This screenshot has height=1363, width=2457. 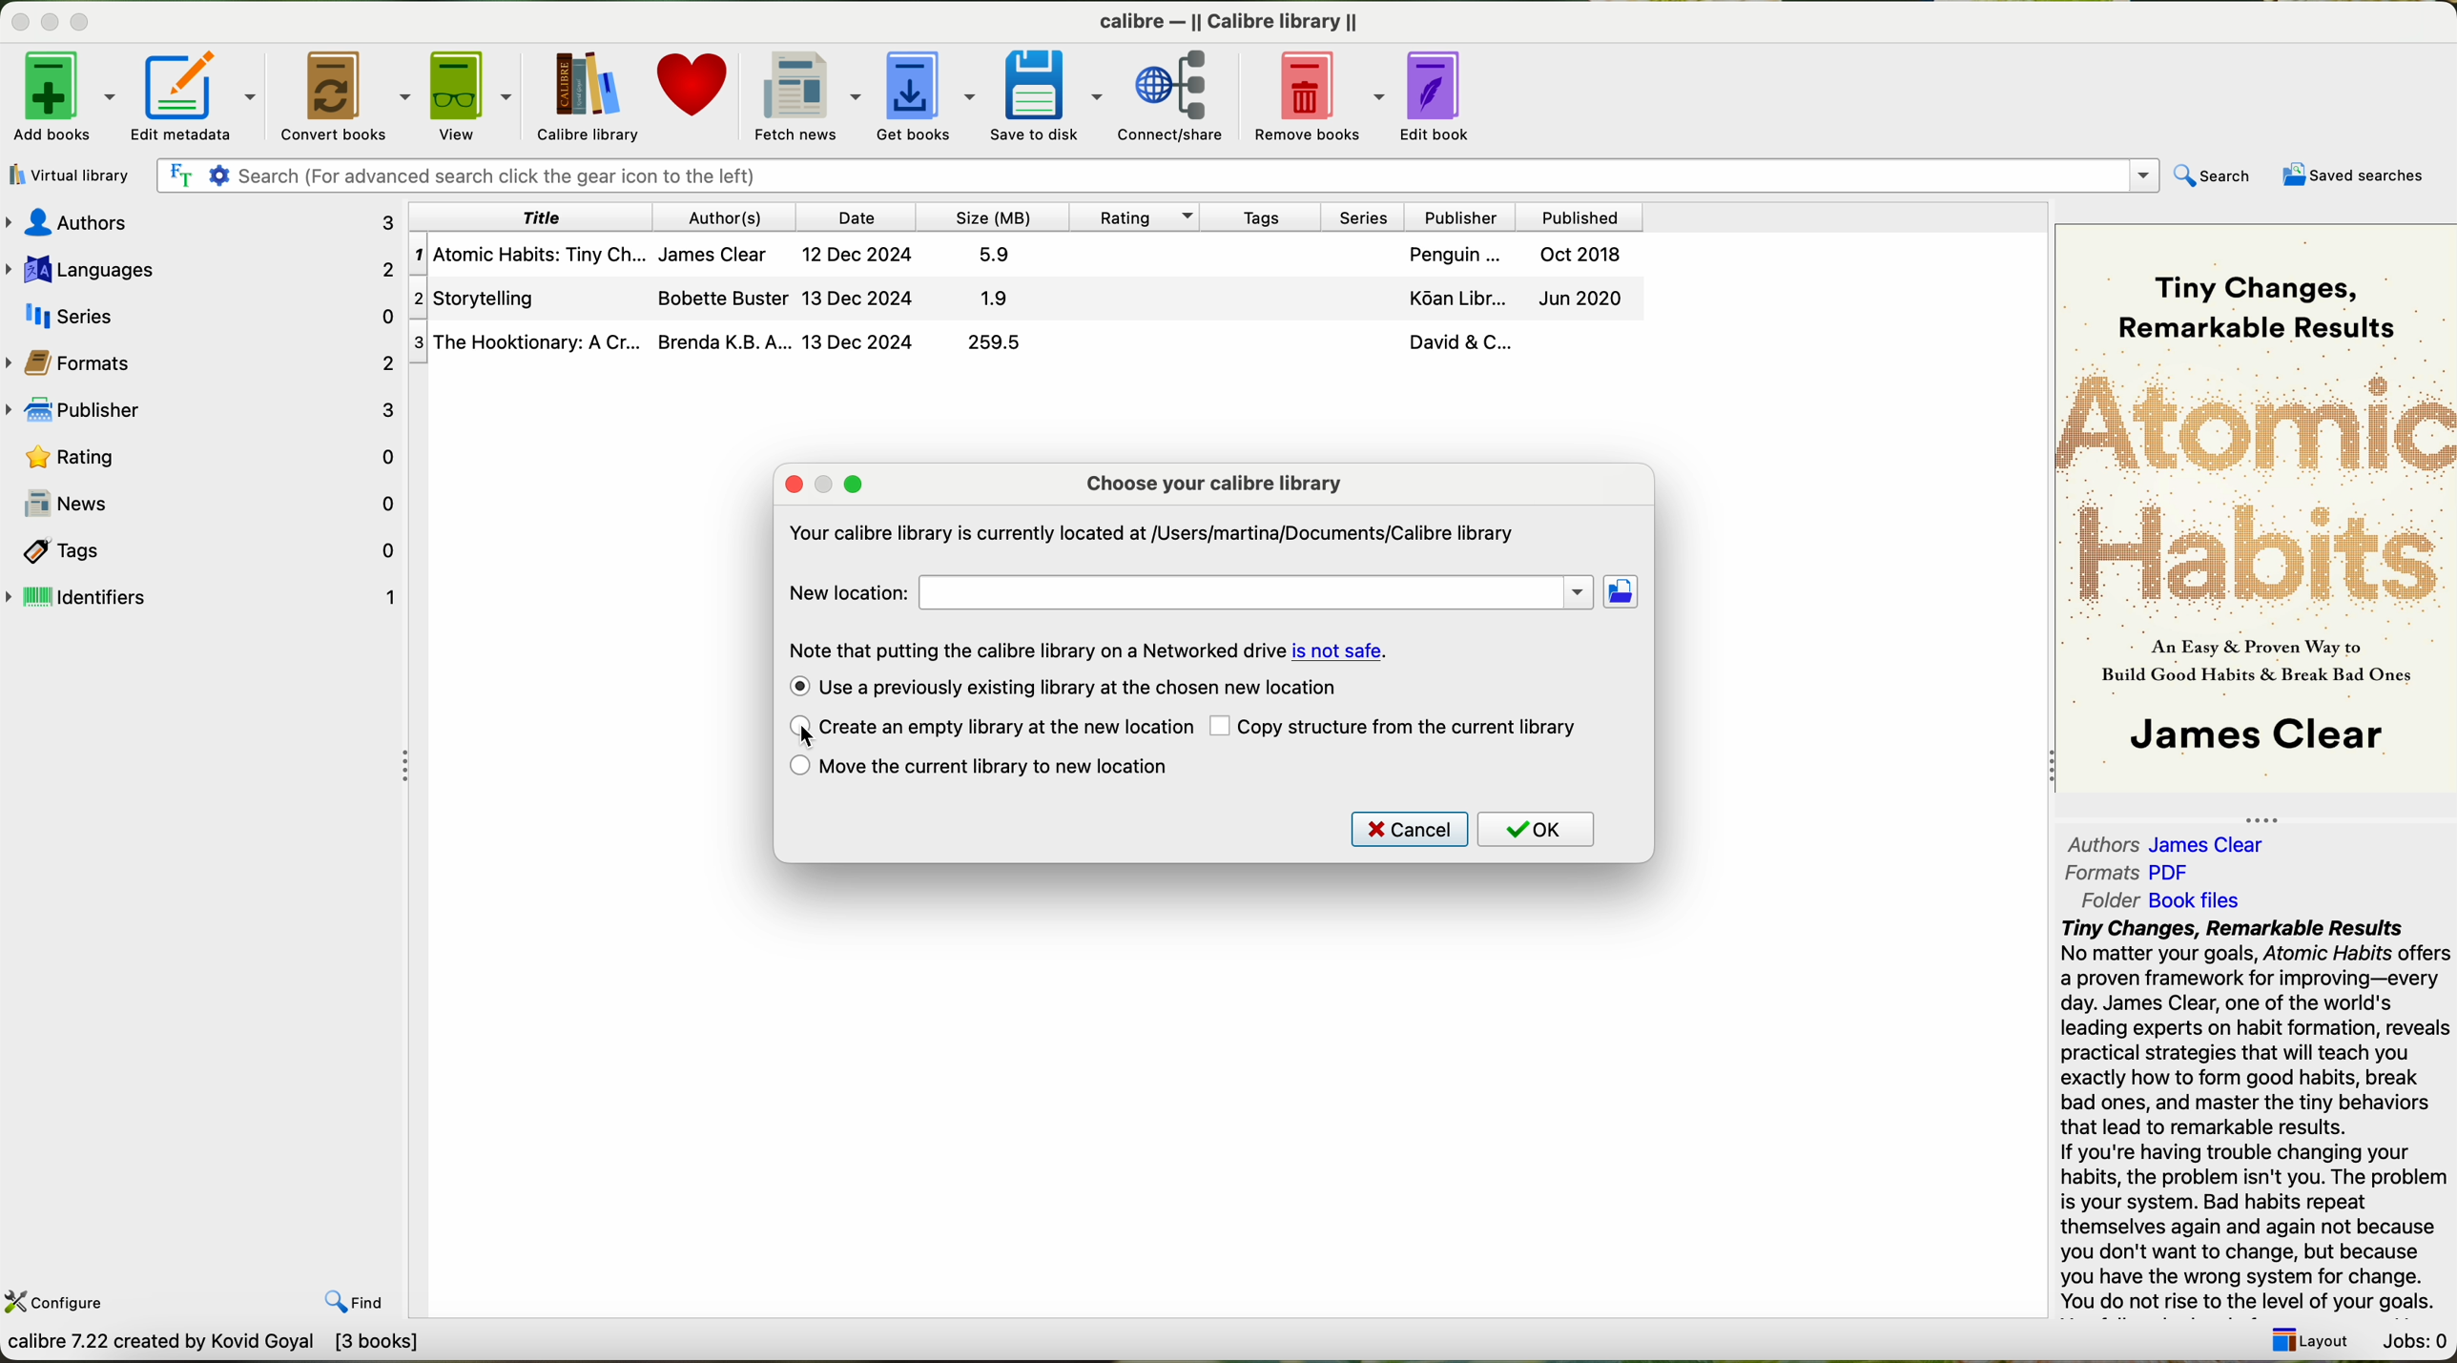 I want to click on convert books, so click(x=347, y=95).